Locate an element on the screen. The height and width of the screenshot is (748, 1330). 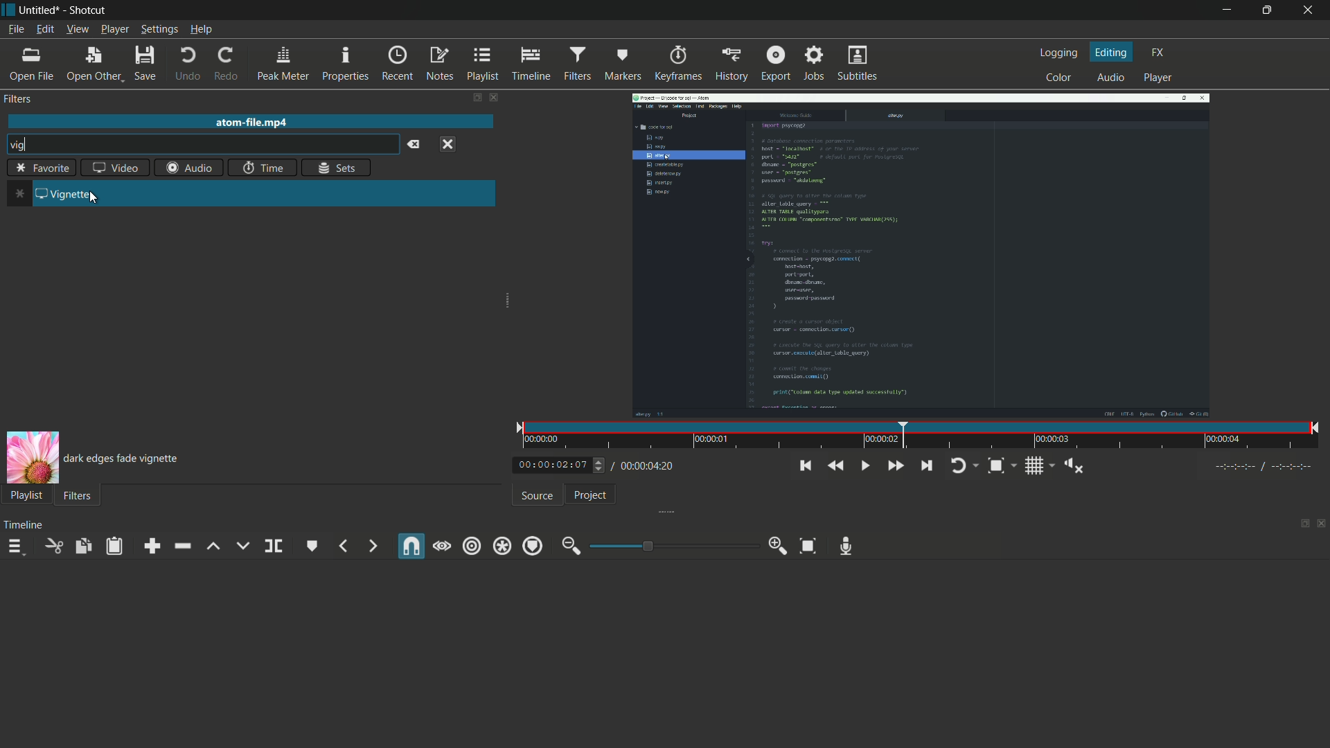
zoom timeline to fit is located at coordinates (808, 546).